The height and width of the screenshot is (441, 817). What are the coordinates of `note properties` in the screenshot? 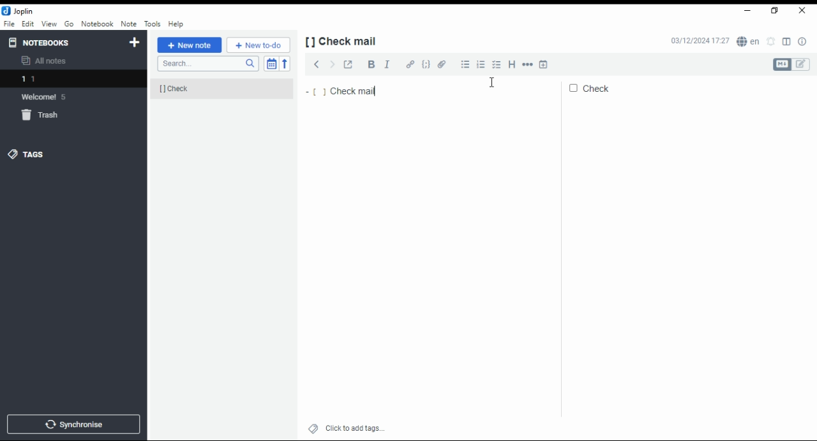 It's located at (802, 41).